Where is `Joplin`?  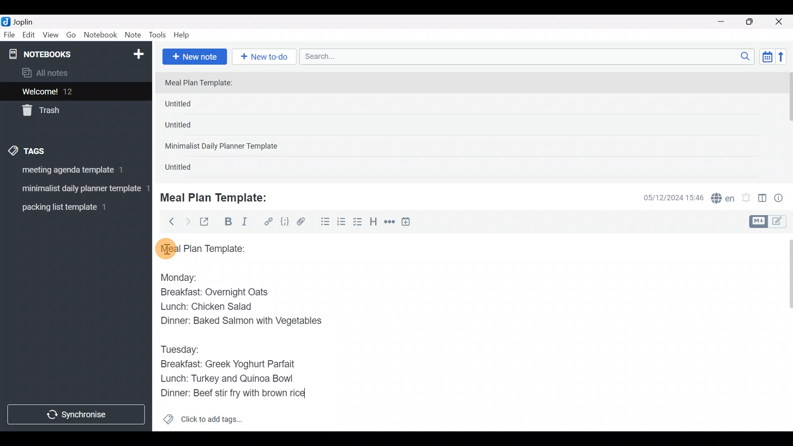
Joplin is located at coordinates (28, 21).